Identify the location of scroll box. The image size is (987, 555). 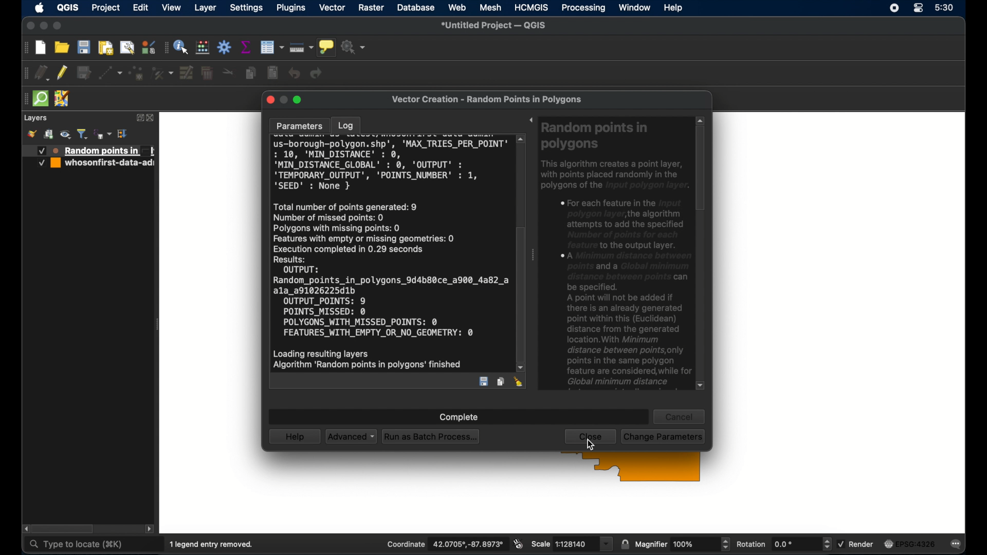
(65, 529).